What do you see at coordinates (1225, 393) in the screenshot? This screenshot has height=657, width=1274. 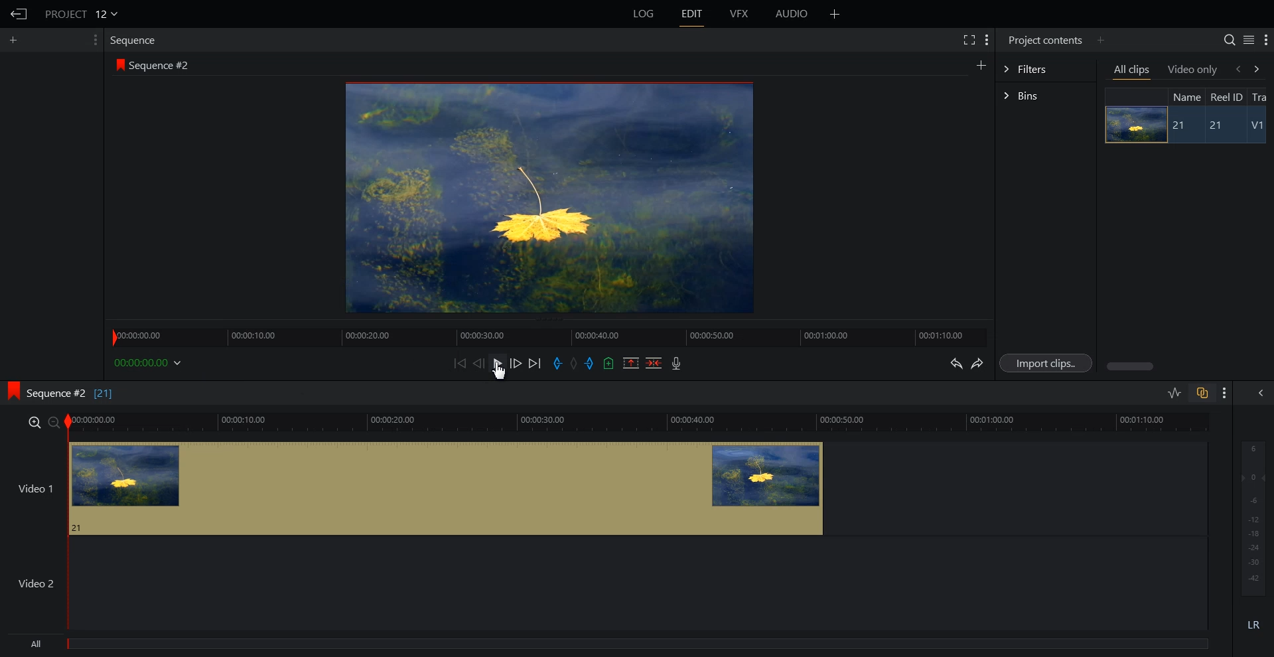 I see `Show setting menu` at bounding box center [1225, 393].